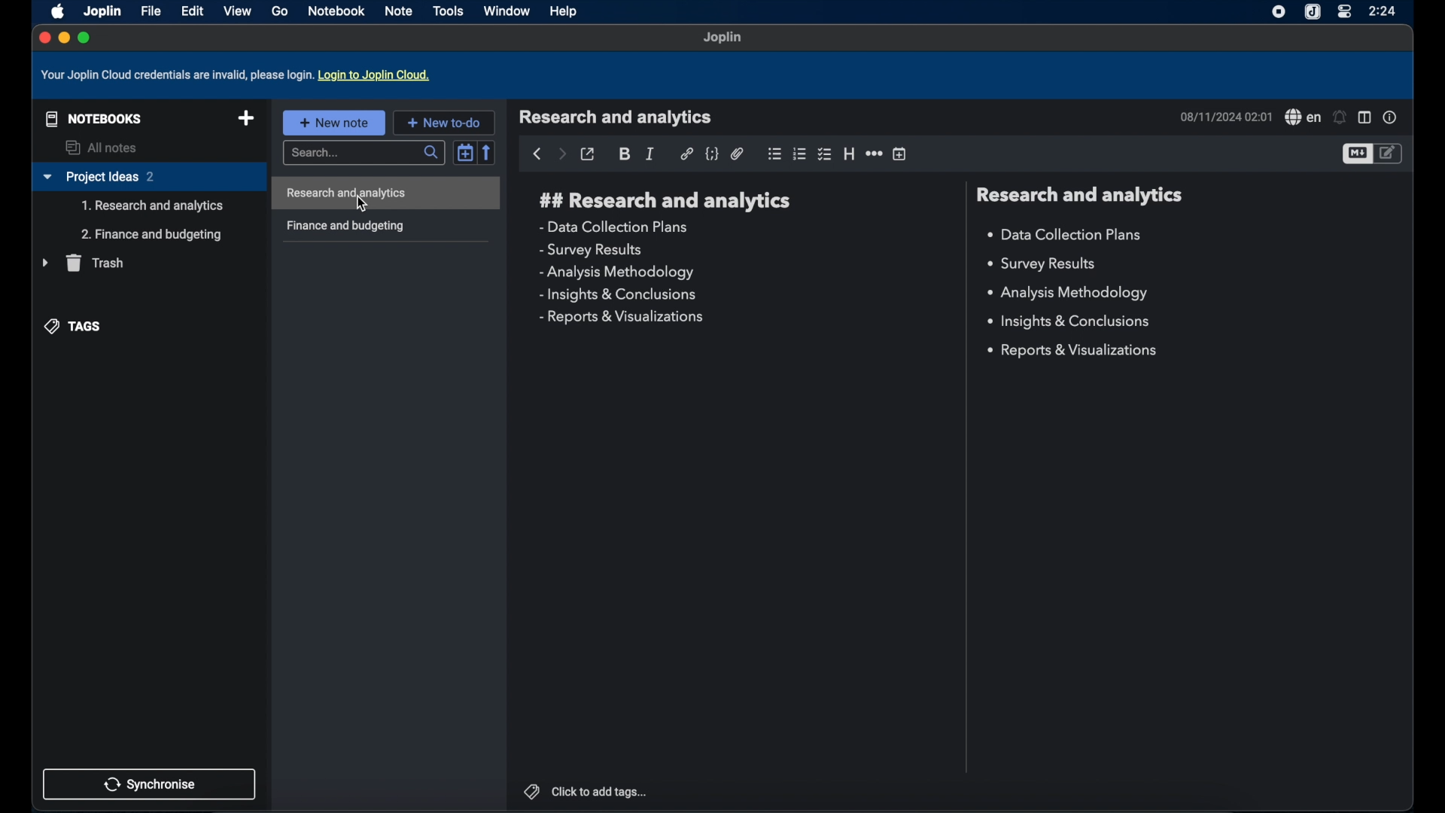 Image resolution: width=1445 pixels, height=813 pixels. I want to click on 08/11/2024 02:01, so click(1224, 117).